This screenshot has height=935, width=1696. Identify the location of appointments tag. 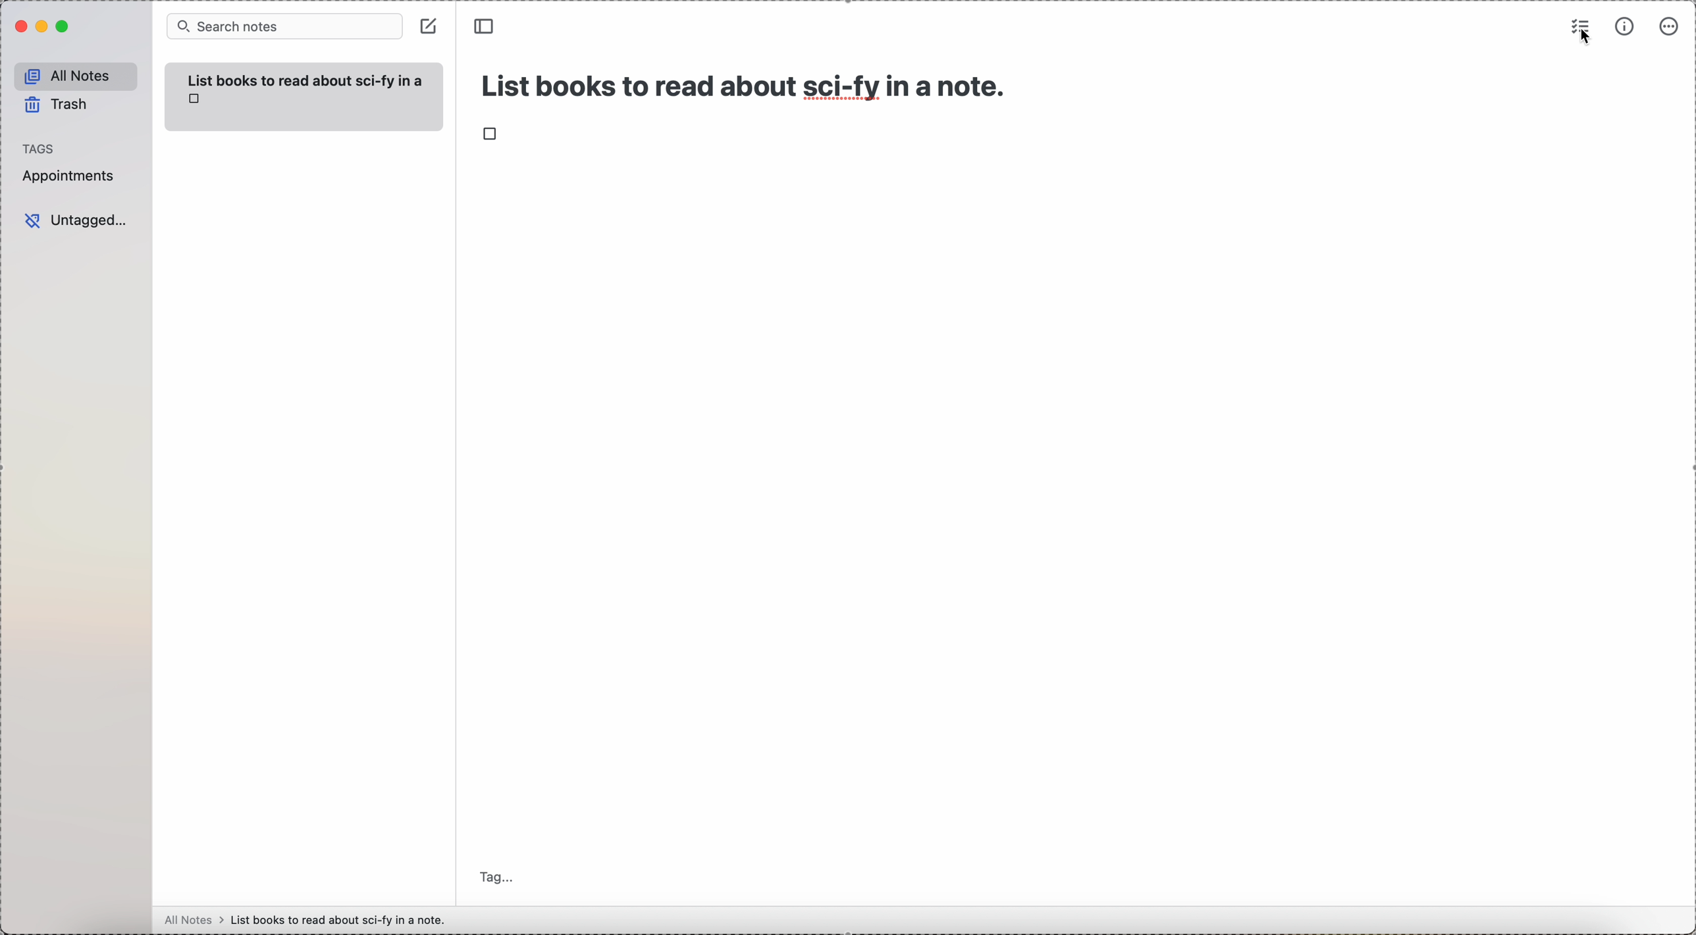
(69, 177).